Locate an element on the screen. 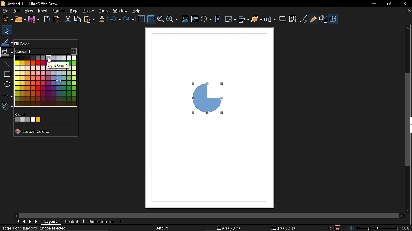 The image size is (412, 231). Fill Color is located at coordinates (23, 44).